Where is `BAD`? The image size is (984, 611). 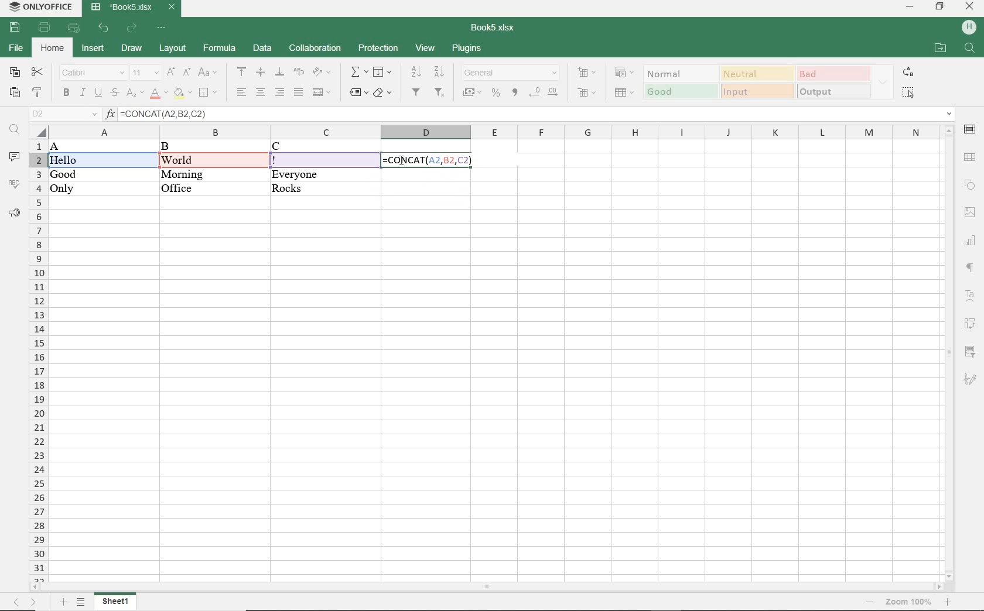
BAD is located at coordinates (833, 74).